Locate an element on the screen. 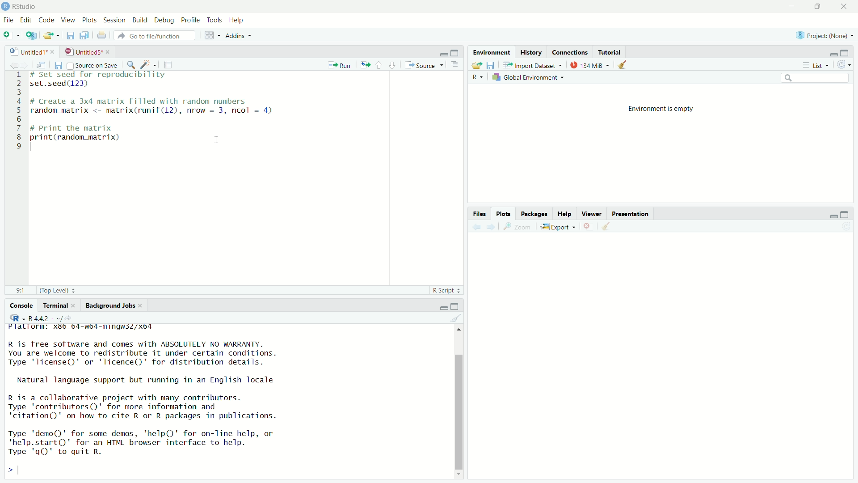 This screenshot has width=858, height=483. maximise is located at coordinates (847, 53).